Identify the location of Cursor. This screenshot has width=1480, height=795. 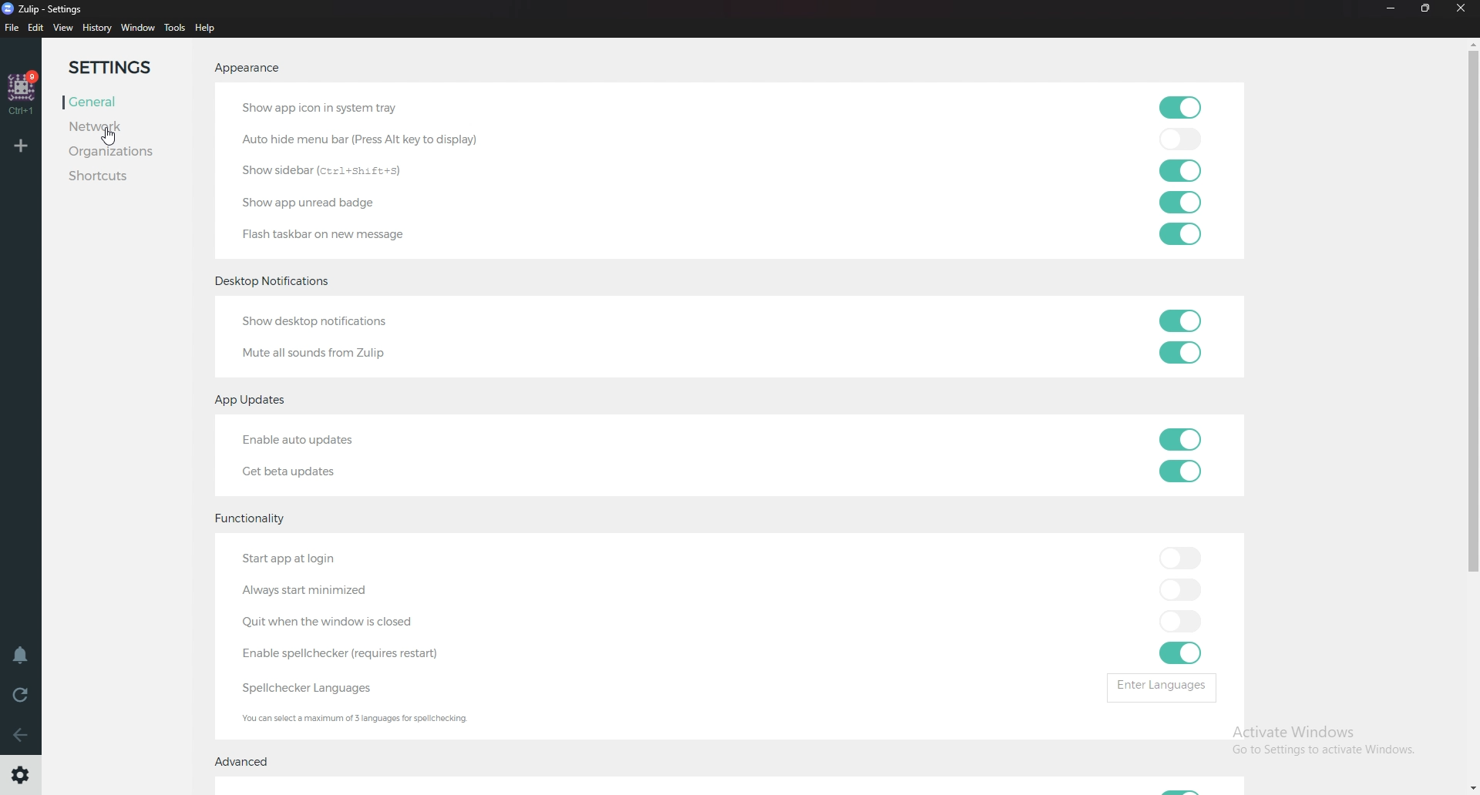
(105, 138).